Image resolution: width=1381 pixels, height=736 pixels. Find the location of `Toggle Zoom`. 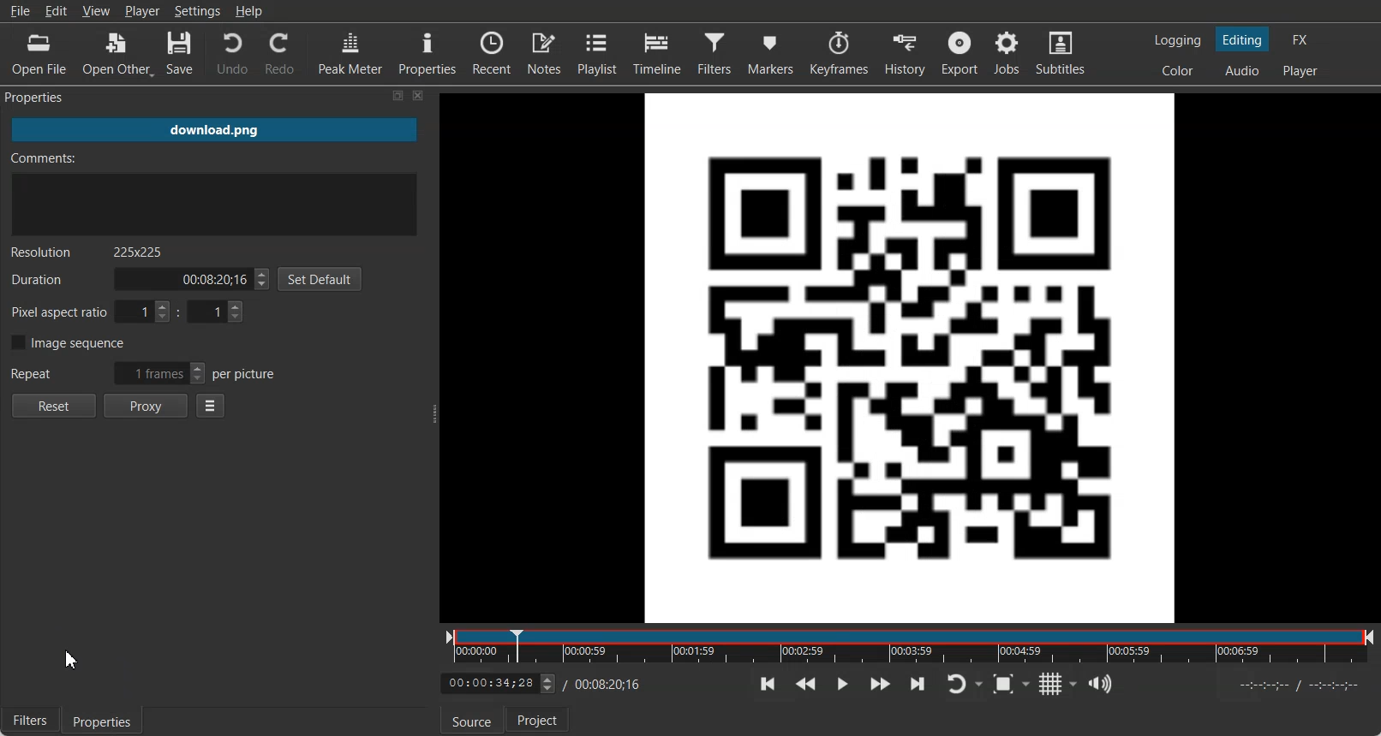

Toggle Zoom is located at coordinates (1012, 684).